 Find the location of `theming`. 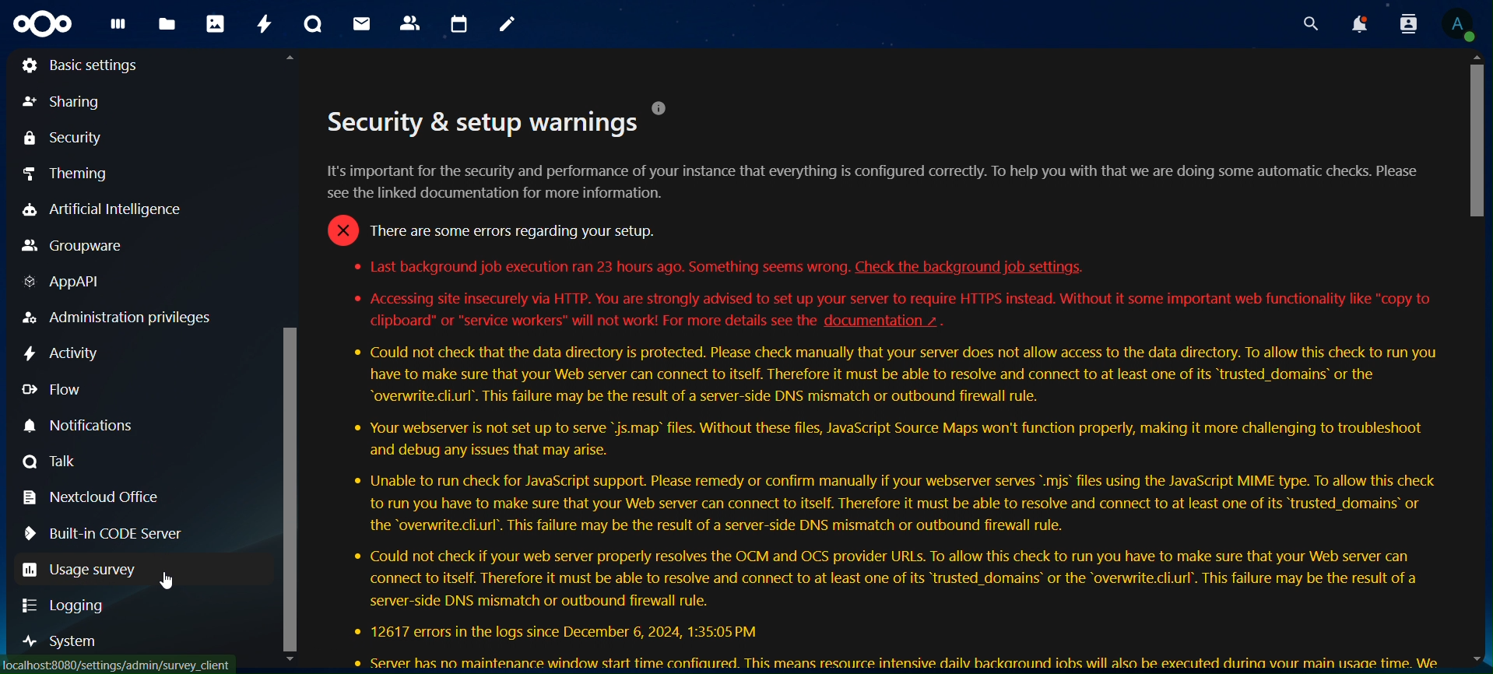

theming is located at coordinates (69, 175).